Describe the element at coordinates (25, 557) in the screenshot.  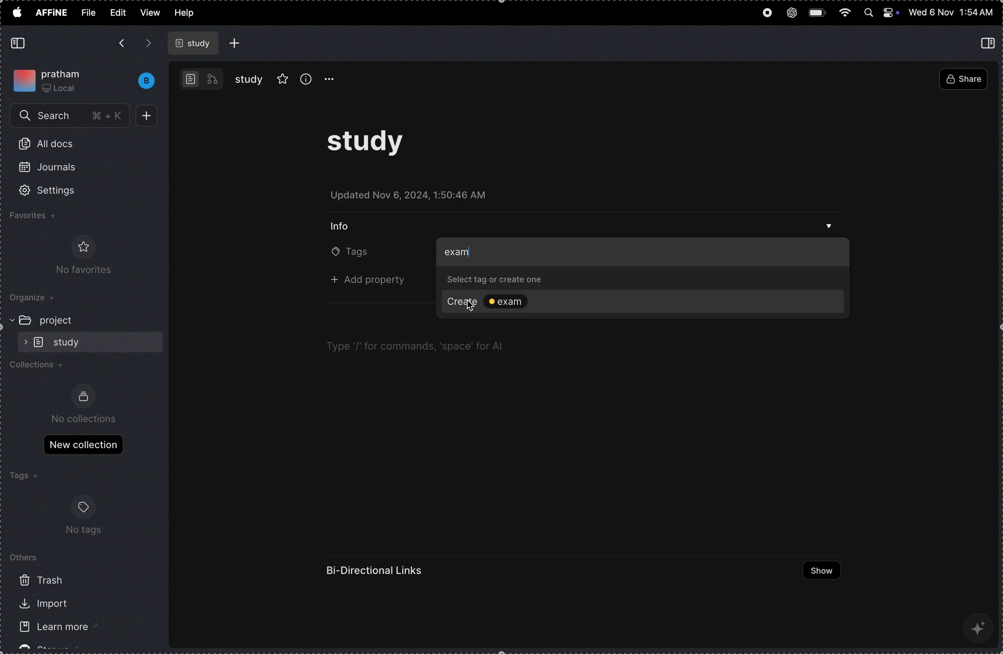
I see `others` at that location.